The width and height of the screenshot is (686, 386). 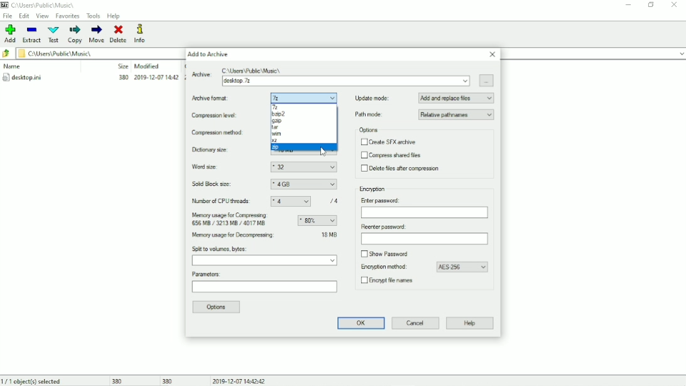 I want to click on Copy, so click(x=75, y=34).